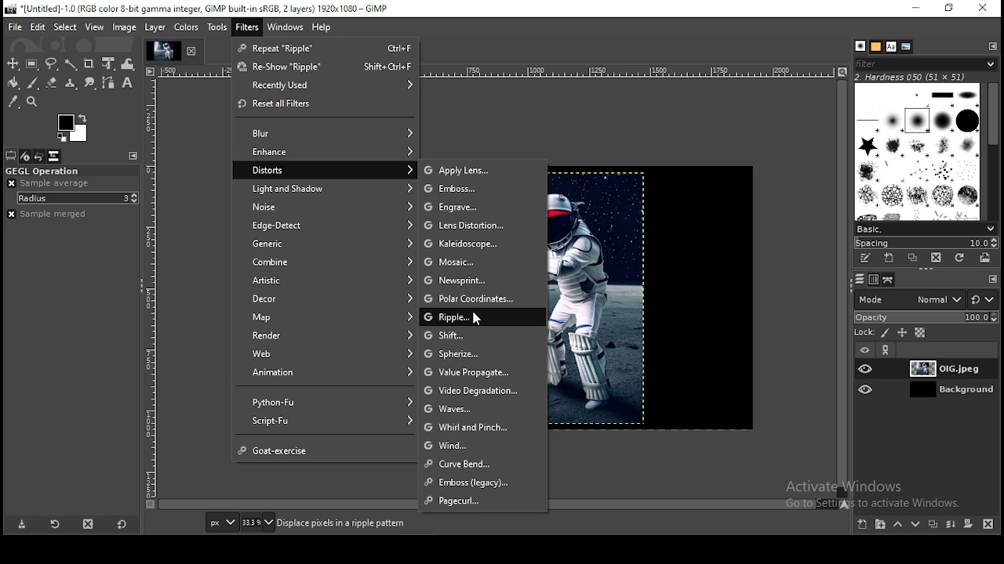 Image resolution: width=1004 pixels, height=564 pixels. What do you see at coordinates (53, 83) in the screenshot?
I see `eraser tool` at bounding box center [53, 83].